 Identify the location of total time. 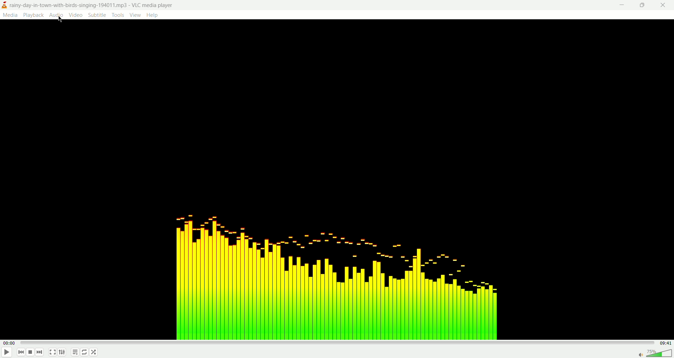
(666, 343).